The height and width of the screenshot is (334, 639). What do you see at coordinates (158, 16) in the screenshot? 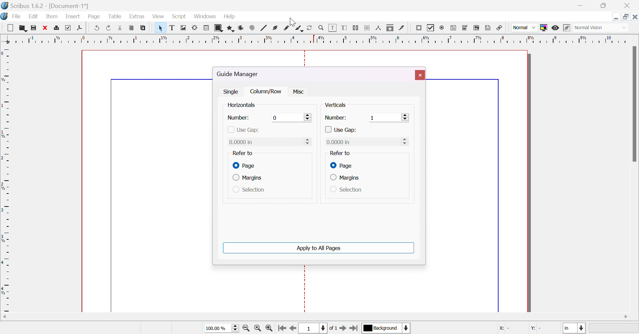
I see `view` at bounding box center [158, 16].